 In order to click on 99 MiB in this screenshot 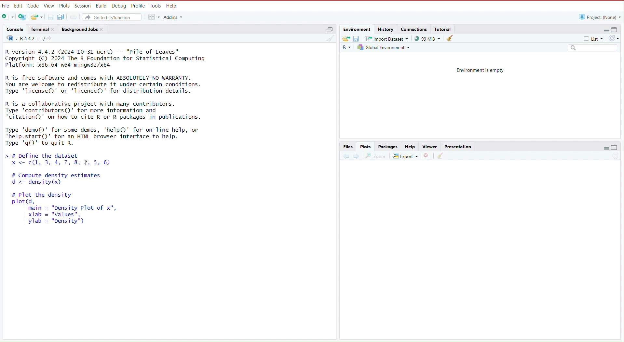, I will do `click(427, 39)`.